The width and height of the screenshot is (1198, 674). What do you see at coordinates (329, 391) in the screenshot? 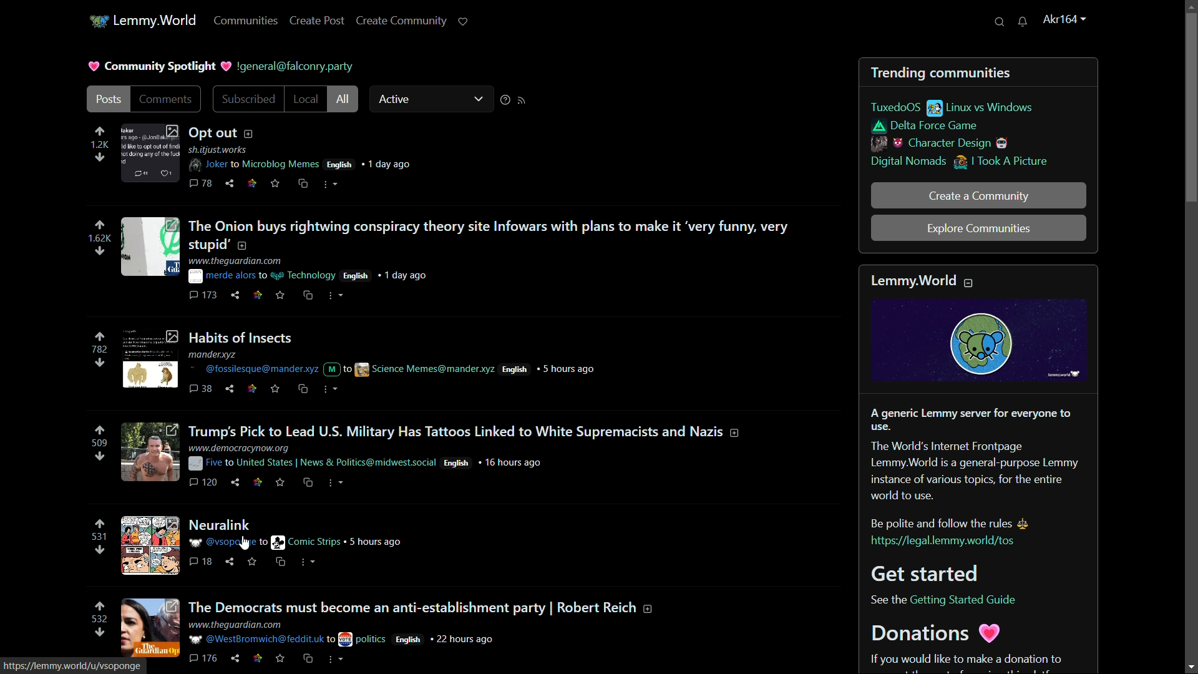
I see `more` at bounding box center [329, 391].